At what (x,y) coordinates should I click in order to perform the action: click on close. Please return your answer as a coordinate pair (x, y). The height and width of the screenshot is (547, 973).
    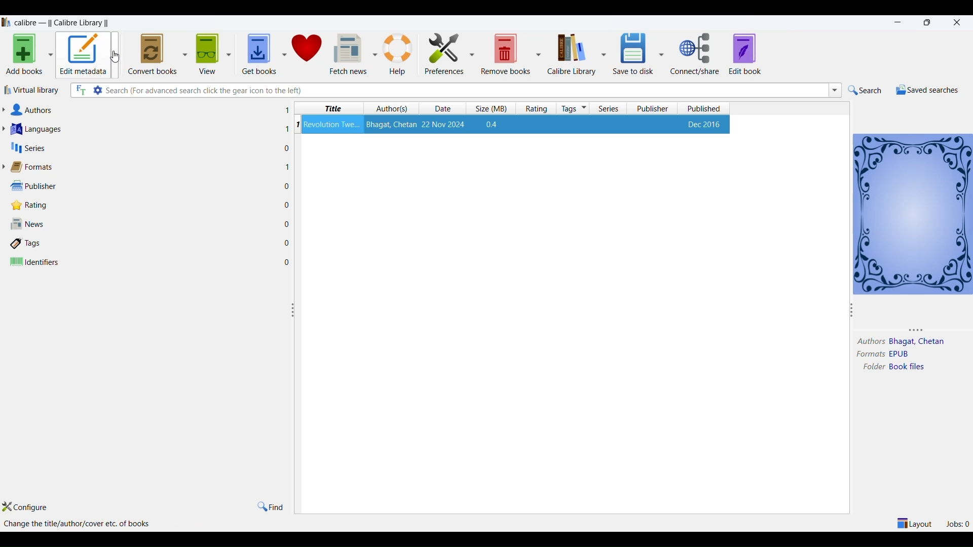
    Looking at the image, I should click on (960, 23).